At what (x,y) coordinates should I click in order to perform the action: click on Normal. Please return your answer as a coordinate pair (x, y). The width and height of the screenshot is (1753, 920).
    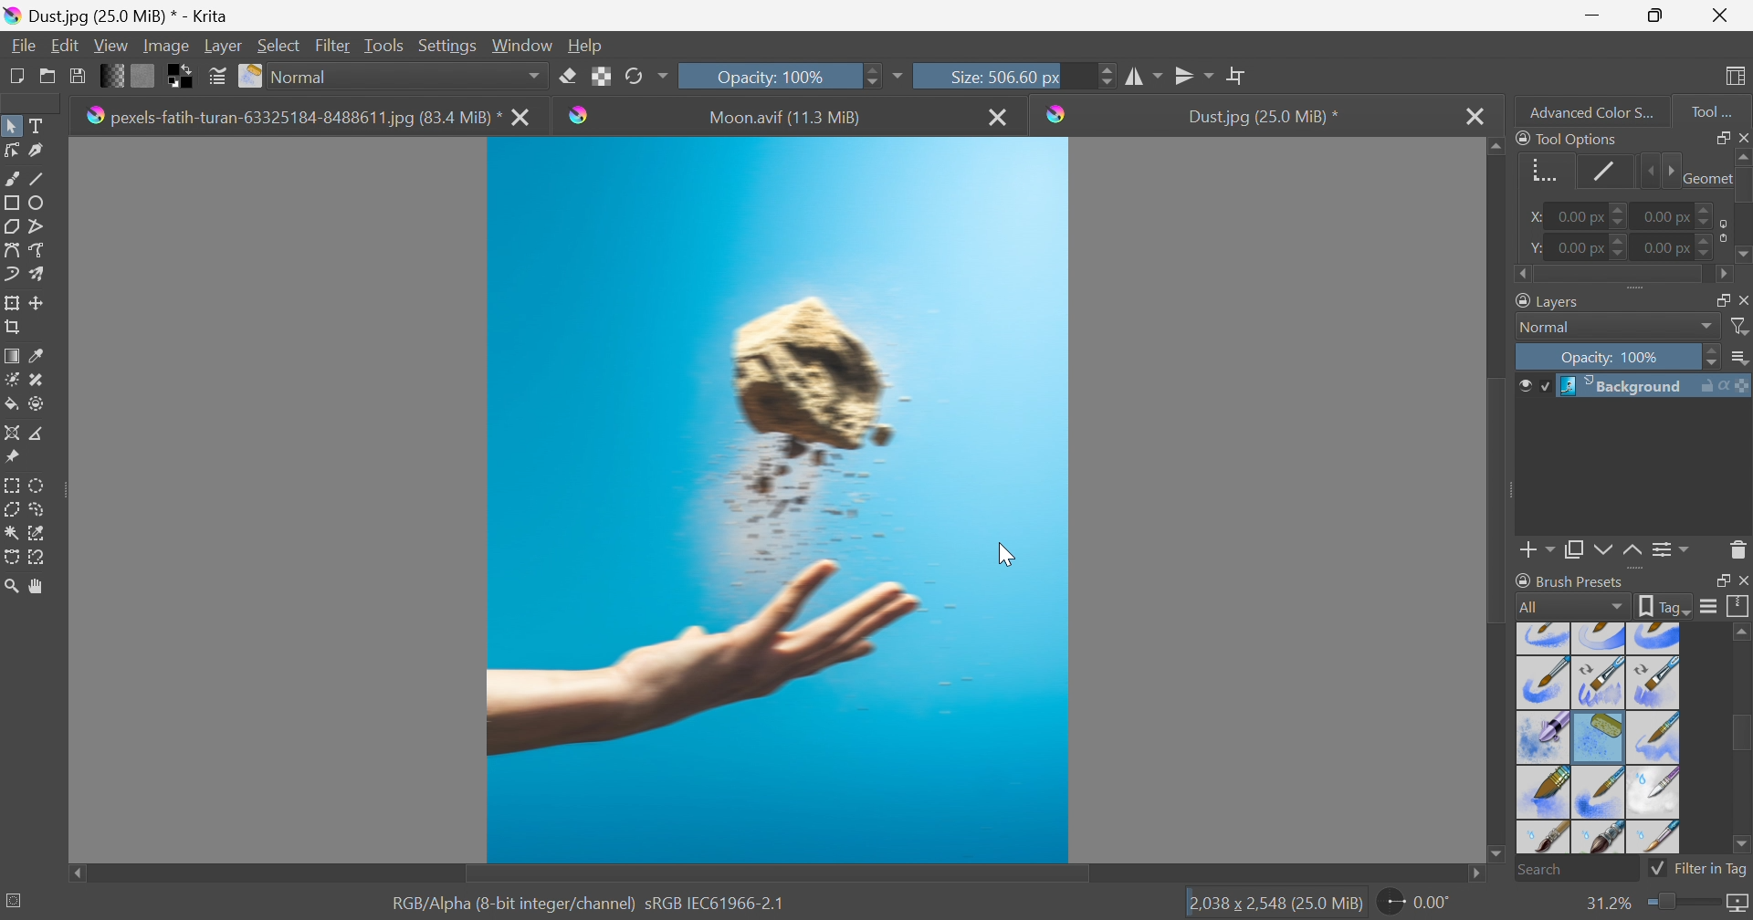
    Looking at the image, I should click on (1550, 328).